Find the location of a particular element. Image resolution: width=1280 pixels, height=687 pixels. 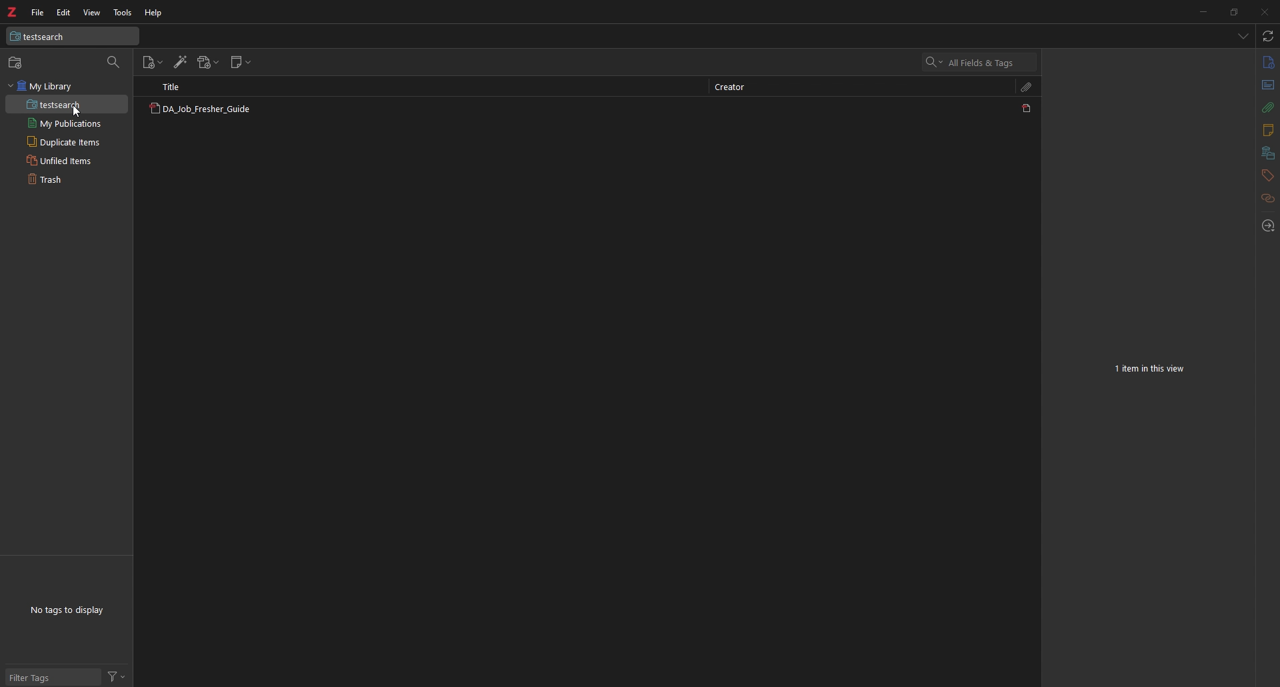

info is located at coordinates (1268, 62).